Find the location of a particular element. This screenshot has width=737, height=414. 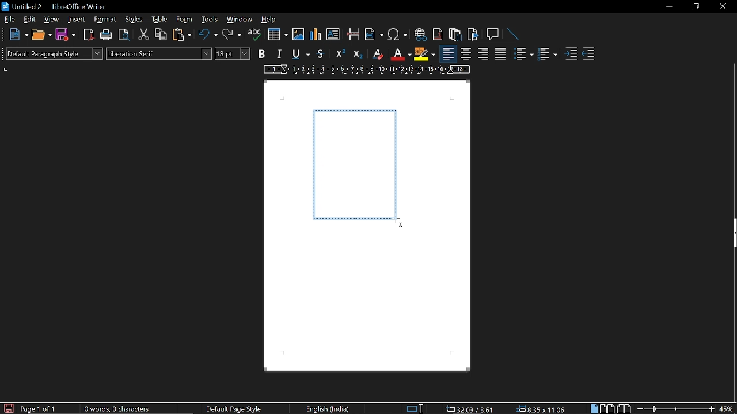

align center is located at coordinates (466, 55).